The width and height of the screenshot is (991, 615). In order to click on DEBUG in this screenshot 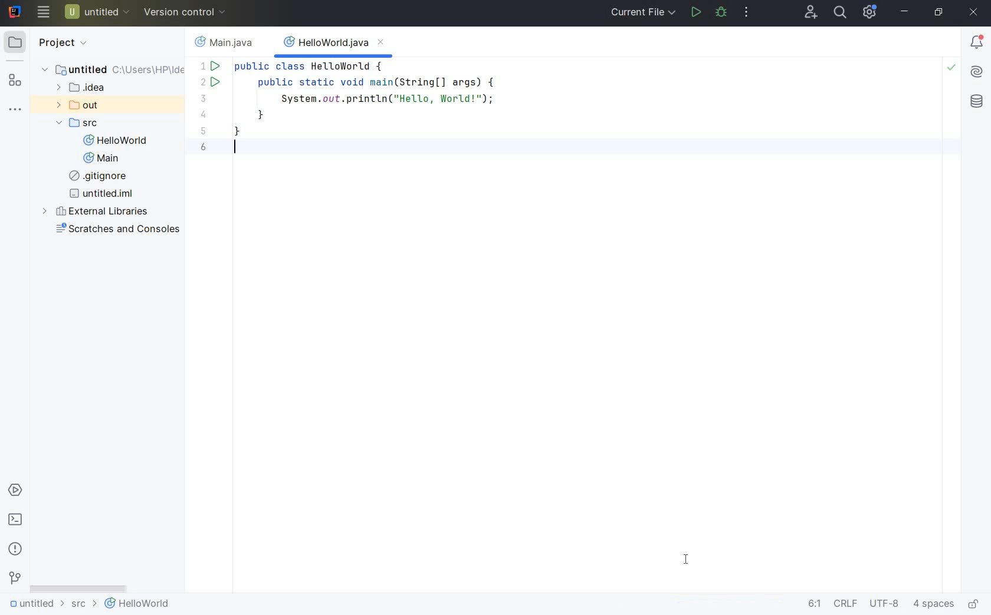, I will do `click(722, 12)`.